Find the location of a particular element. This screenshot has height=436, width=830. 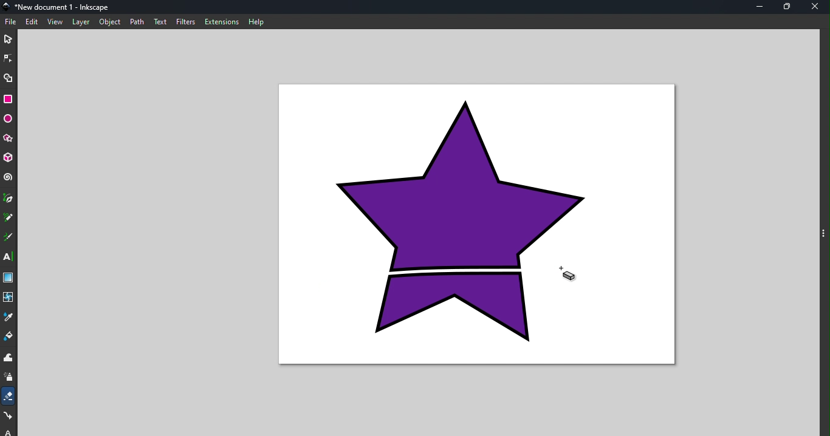

text is located at coordinates (161, 21).